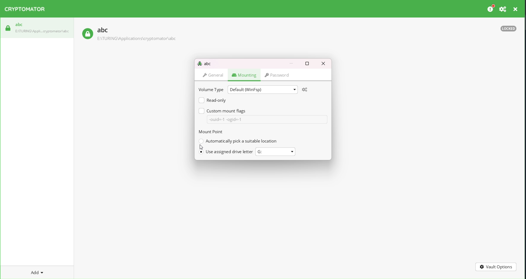 This screenshot has width=526, height=279. I want to click on abc, so click(103, 30).